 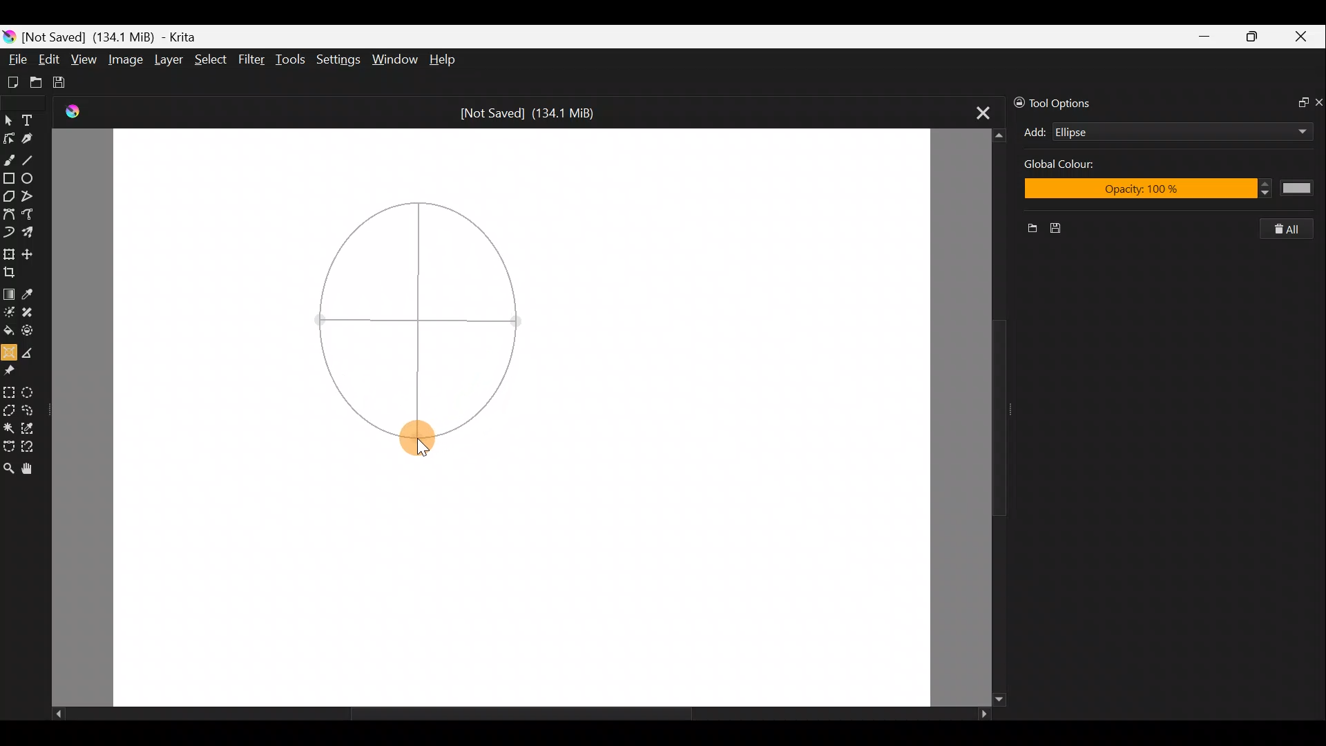 What do you see at coordinates (1256, 36) in the screenshot?
I see `Maximize` at bounding box center [1256, 36].